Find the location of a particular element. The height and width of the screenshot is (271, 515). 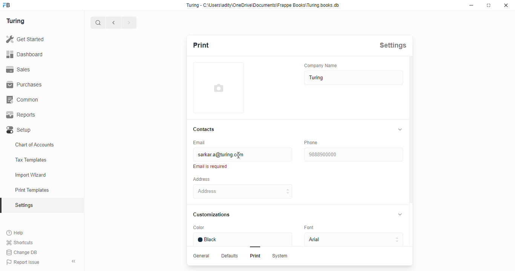

Email is located at coordinates (202, 142).